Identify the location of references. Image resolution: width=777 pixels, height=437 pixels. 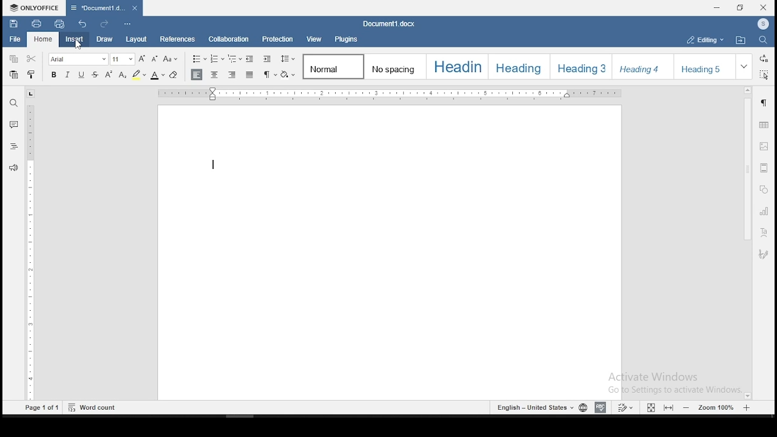
(177, 39).